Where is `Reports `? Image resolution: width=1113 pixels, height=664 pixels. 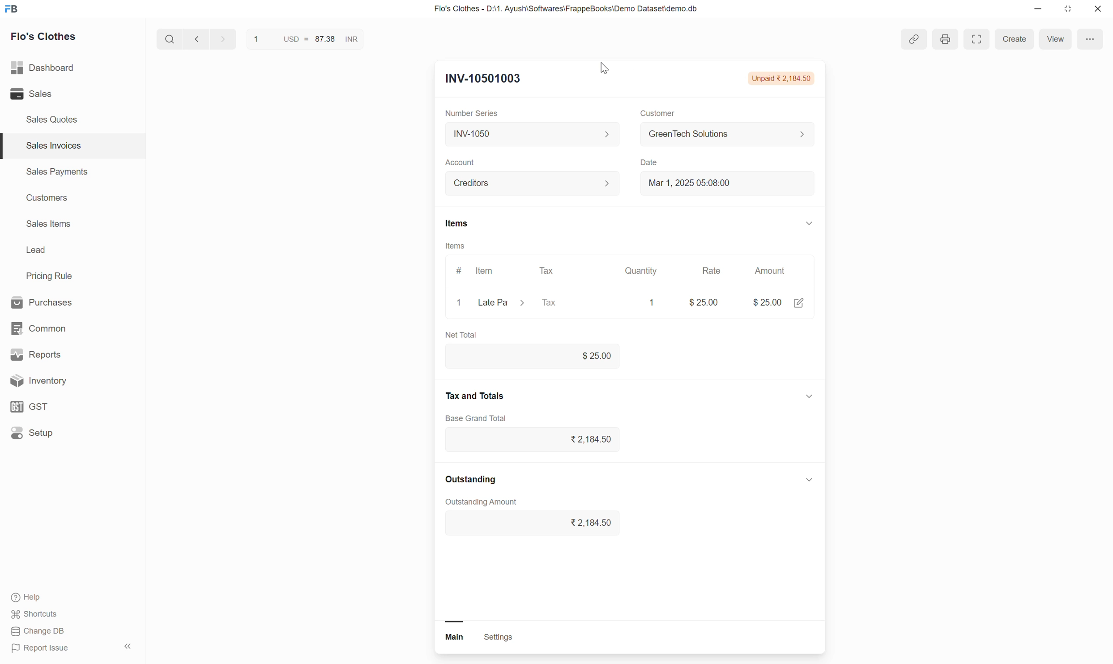 Reports  is located at coordinates (60, 353).